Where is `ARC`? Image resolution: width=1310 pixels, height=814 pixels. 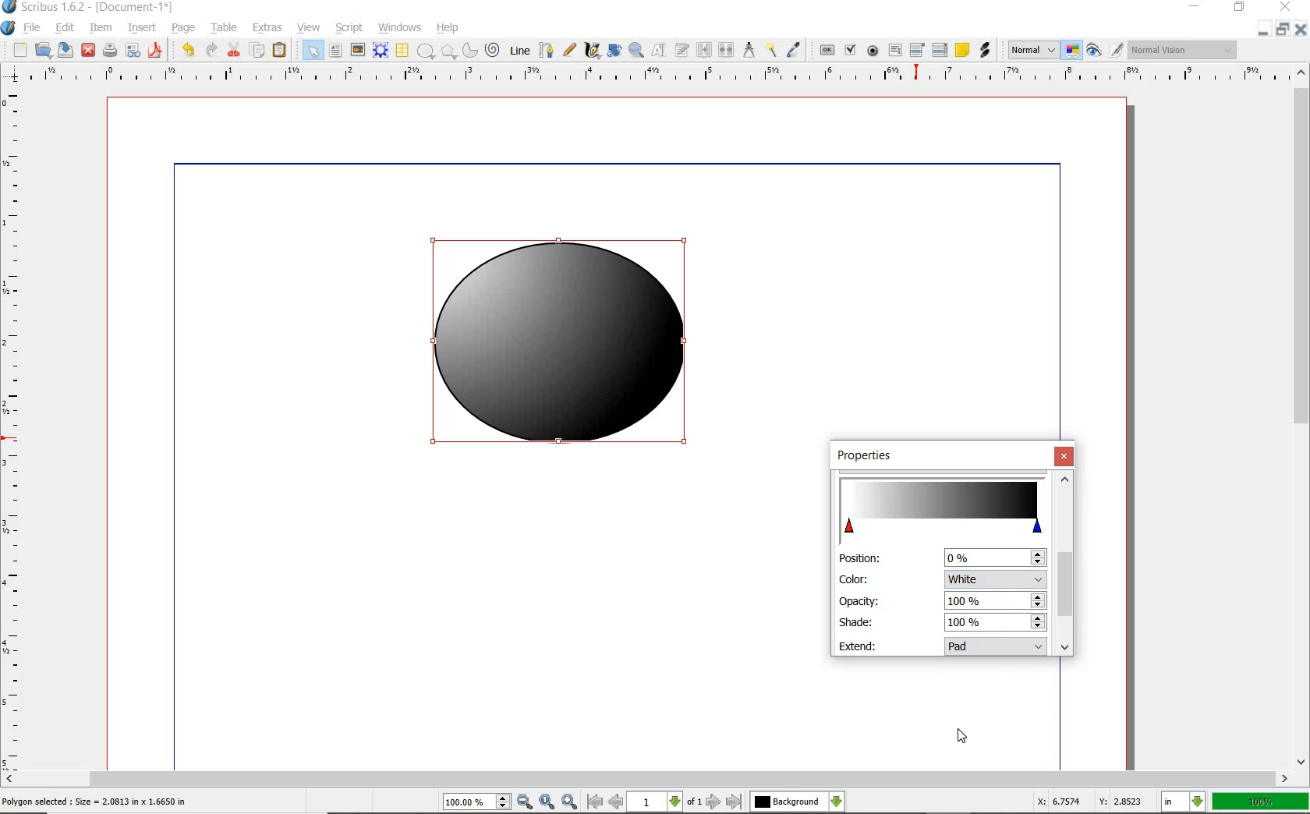
ARC is located at coordinates (469, 51).